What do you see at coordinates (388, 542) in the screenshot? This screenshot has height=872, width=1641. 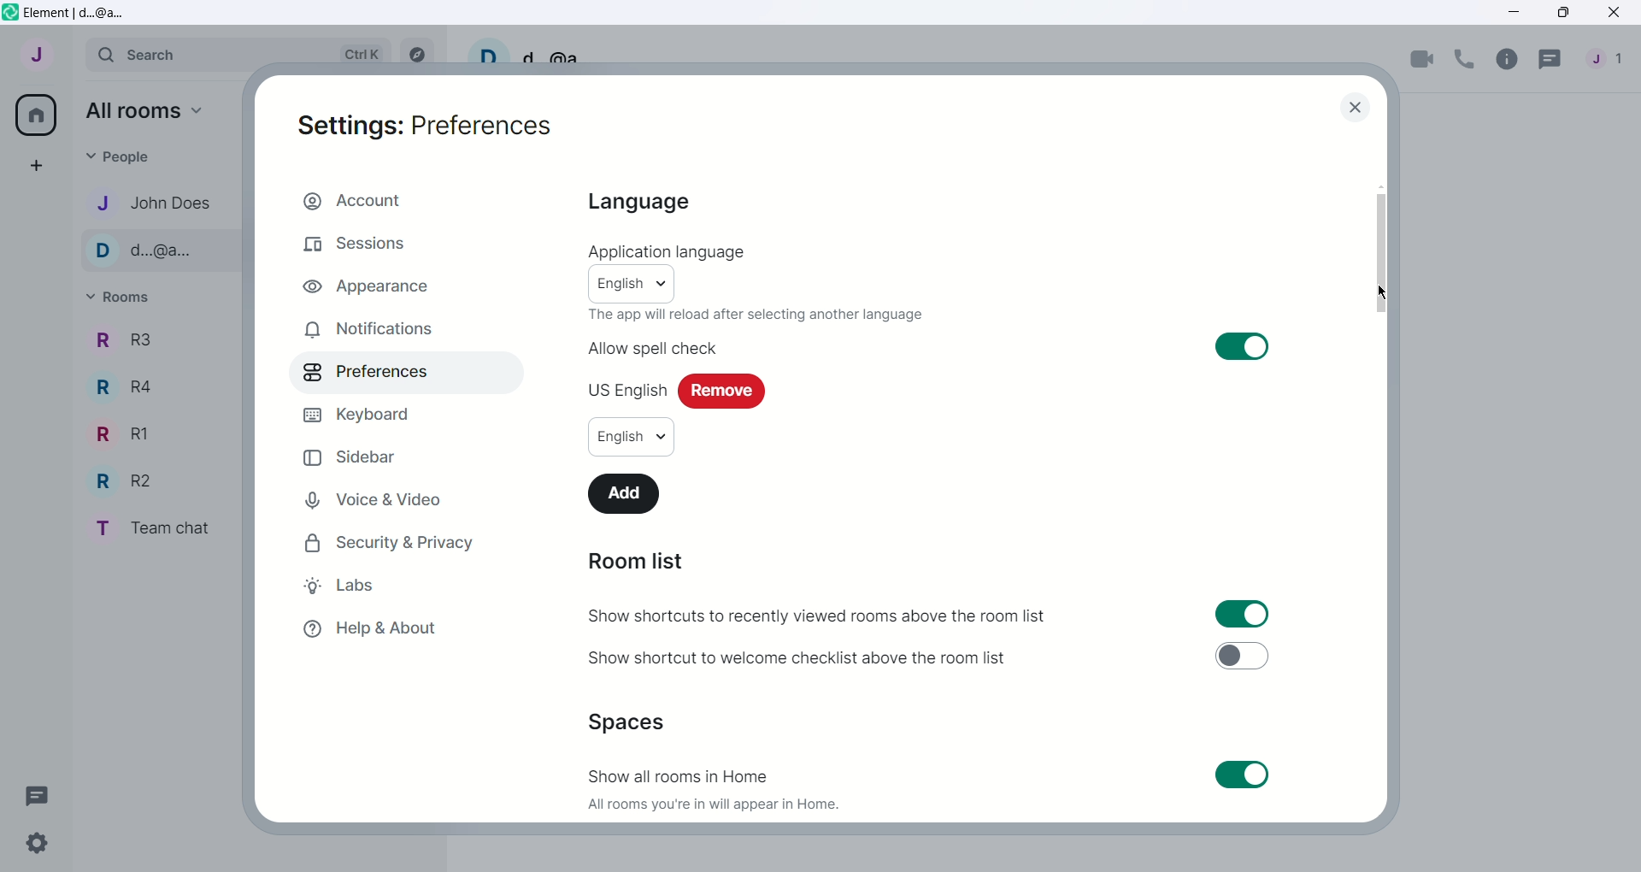 I see `Security and Privacy` at bounding box center [388, 542].